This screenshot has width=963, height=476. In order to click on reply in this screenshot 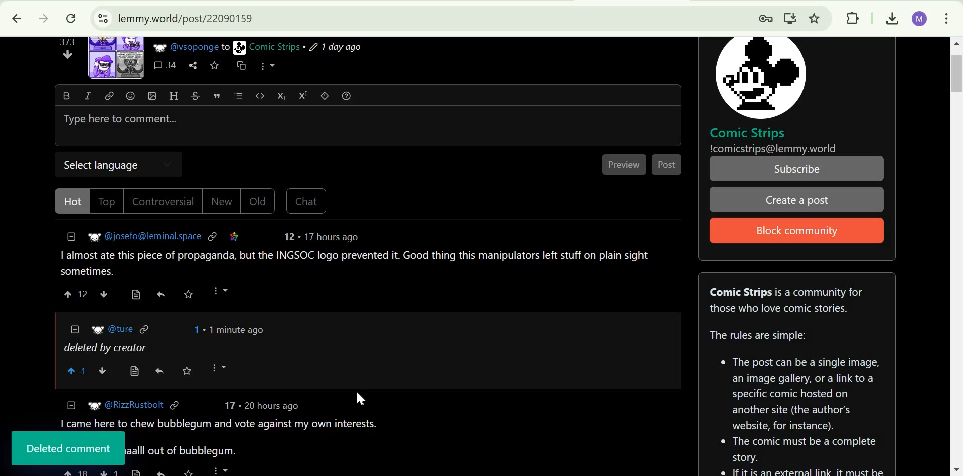, I will do `click(160, 294)`.